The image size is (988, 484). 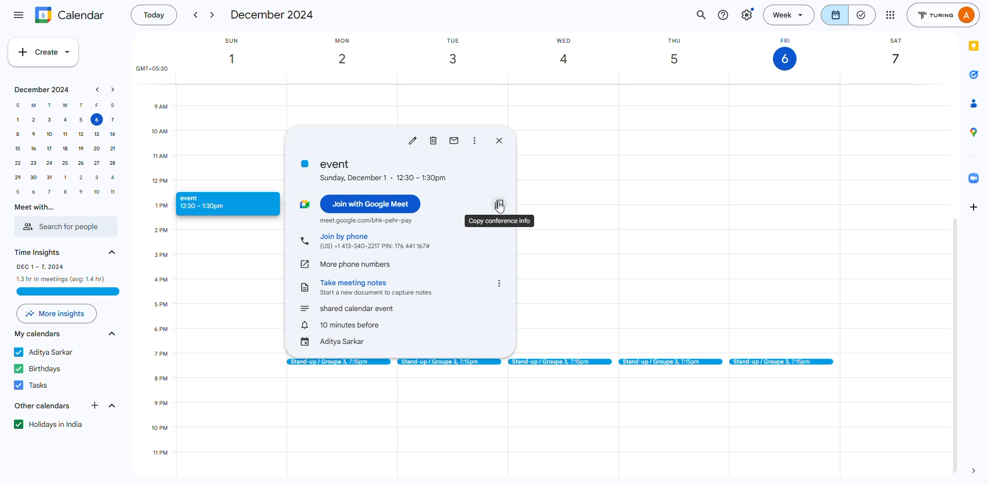 I want to click on edit, so click(x=413, y=140).